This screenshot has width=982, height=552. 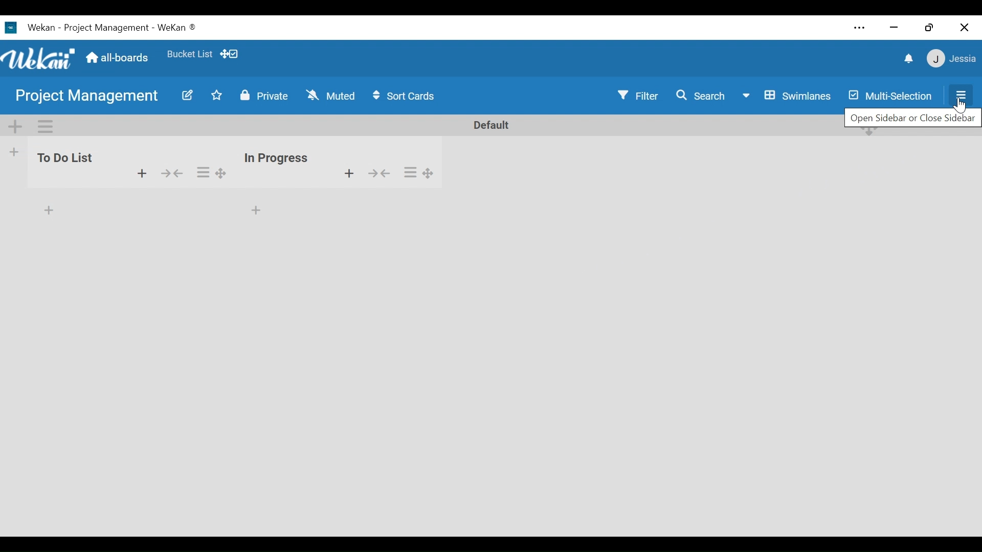 I want to click on Home (all-boars, so click(x=119, y=58).